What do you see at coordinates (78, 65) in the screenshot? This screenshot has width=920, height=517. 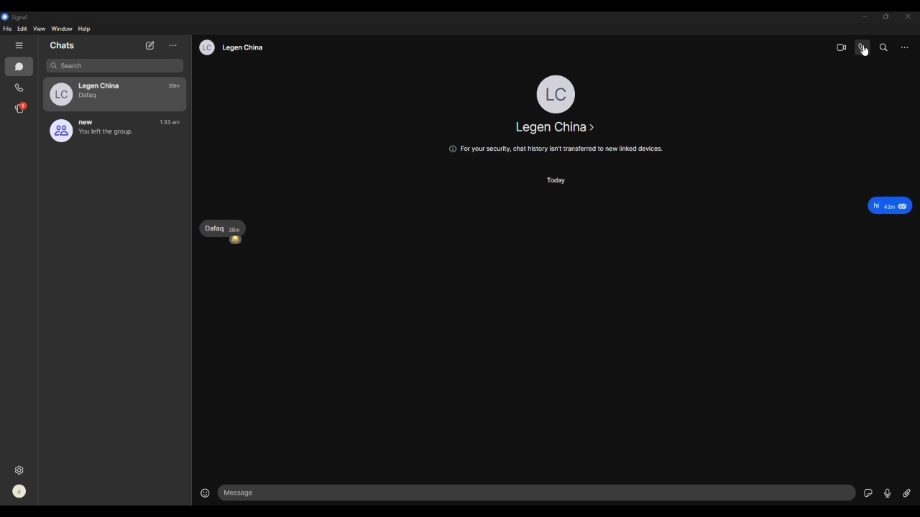 I see `search` at bounding box center [78, 65].